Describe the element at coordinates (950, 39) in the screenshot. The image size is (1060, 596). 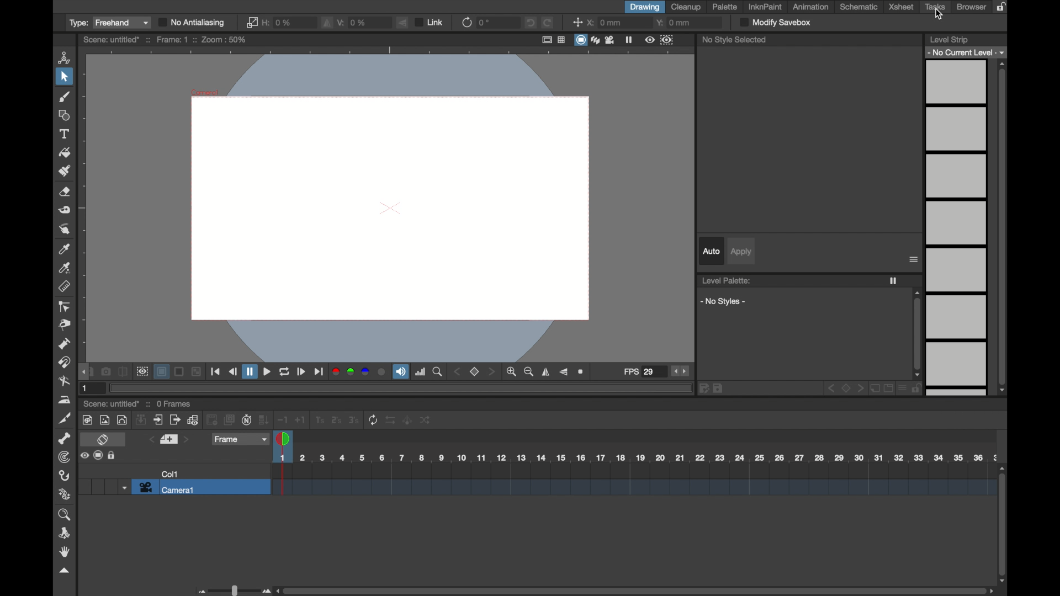
I see `level strip` at that location.